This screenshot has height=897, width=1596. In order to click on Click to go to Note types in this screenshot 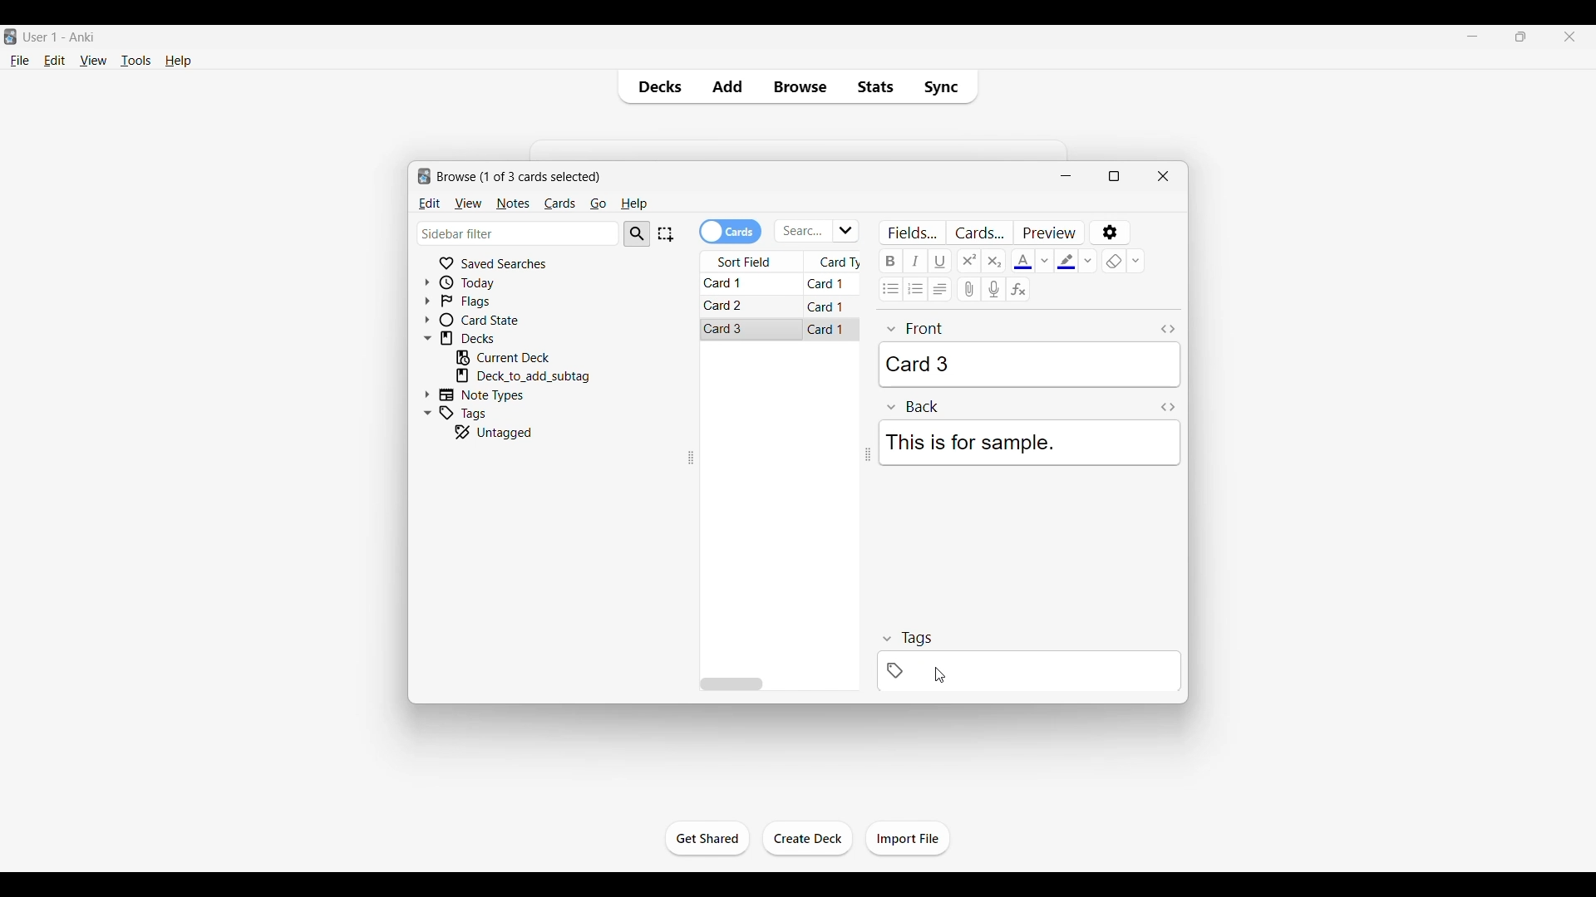, I will do `click(490, 395)`.